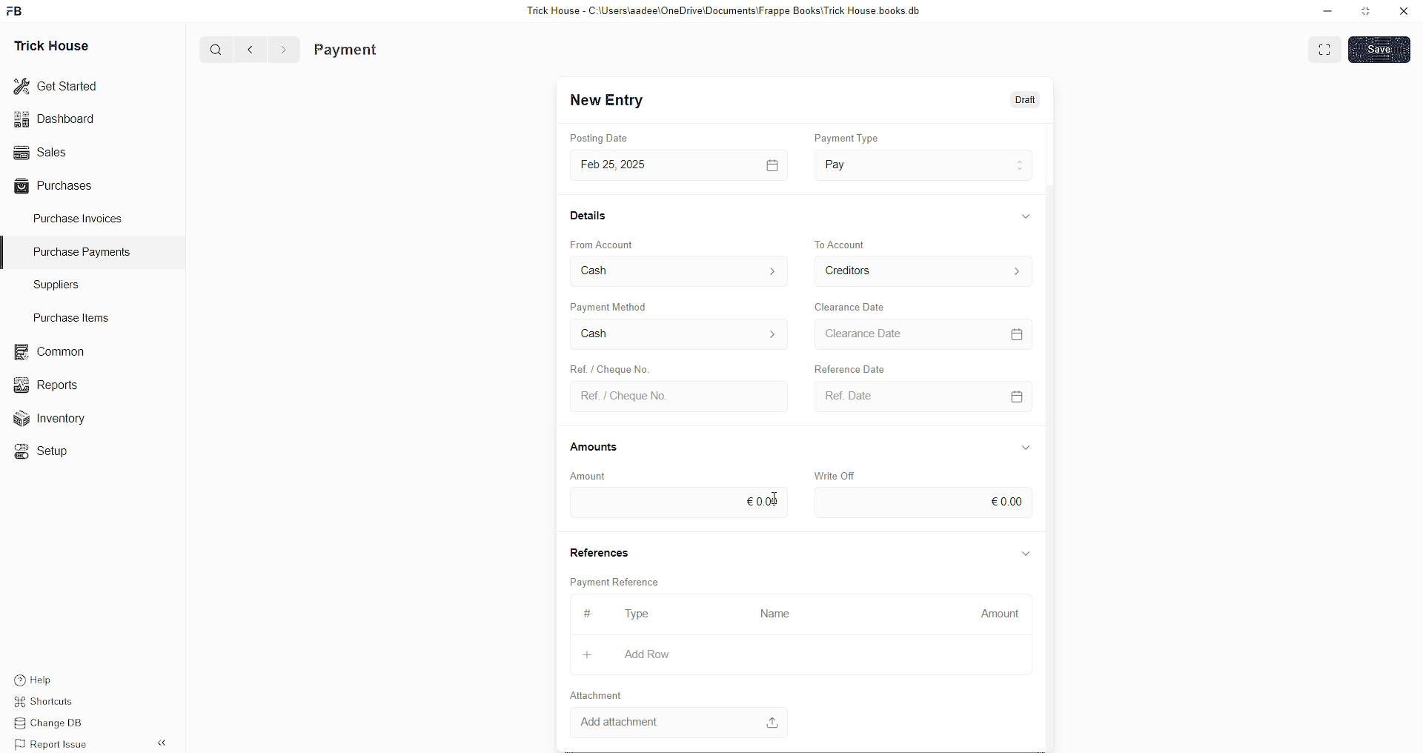 The image size is (1423, 753). I want to click on calendar, so click(766, 164).